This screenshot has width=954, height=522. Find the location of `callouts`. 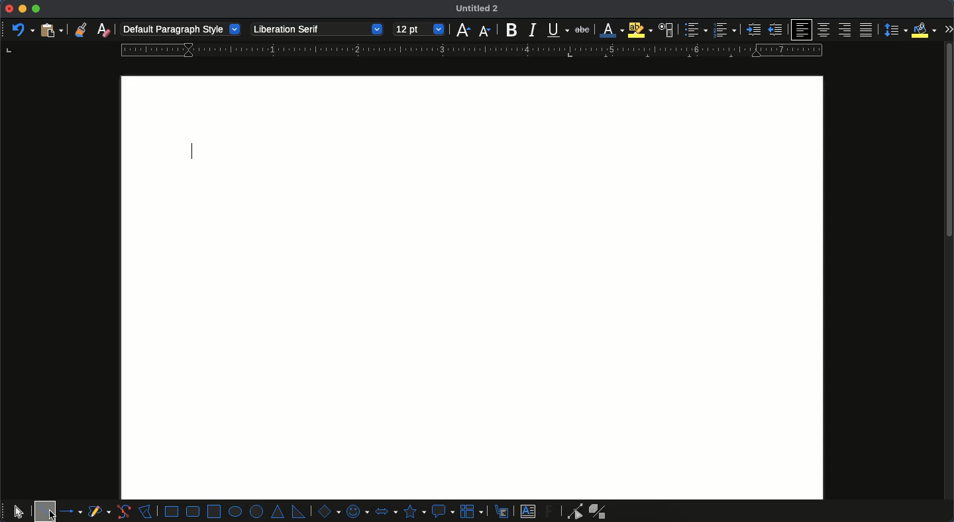

callouts is located at coordinates (503, 511).